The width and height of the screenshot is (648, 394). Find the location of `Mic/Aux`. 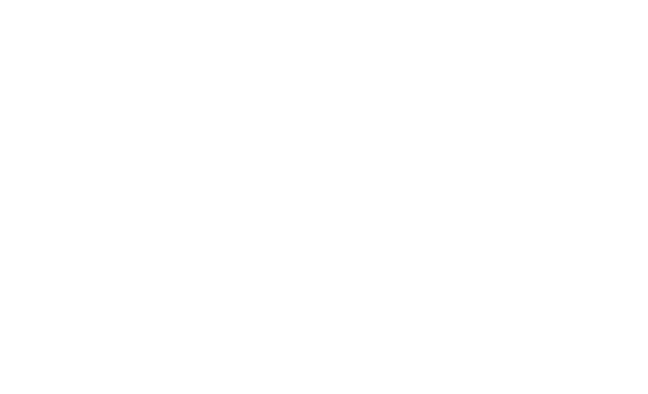

Mic/Aux is located at coordinates (343, 277).